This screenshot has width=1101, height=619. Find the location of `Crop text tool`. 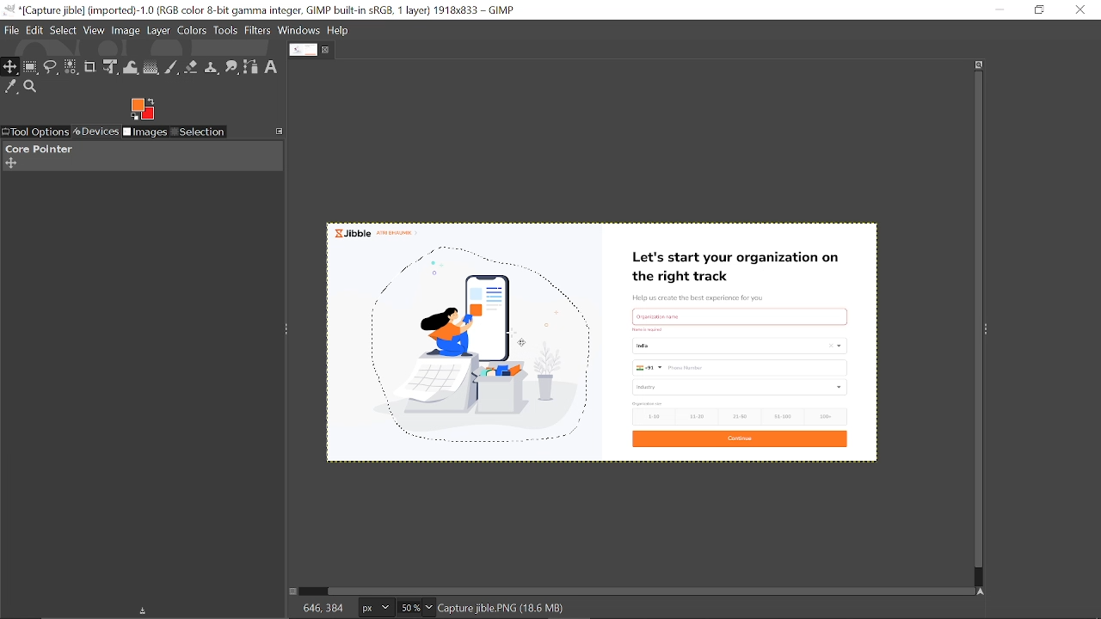

Crop text tool is located at coordinates (90, 67).